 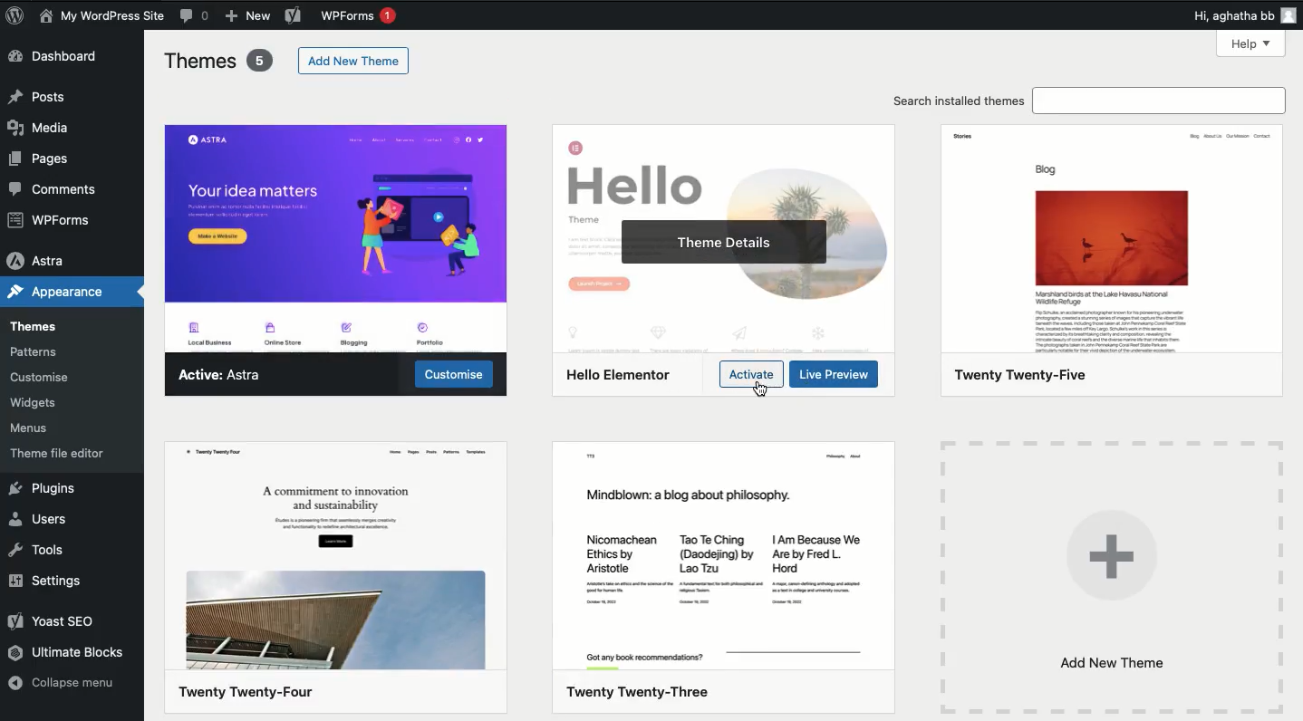 I want to click on WPForms, so click(x=48, y=219).